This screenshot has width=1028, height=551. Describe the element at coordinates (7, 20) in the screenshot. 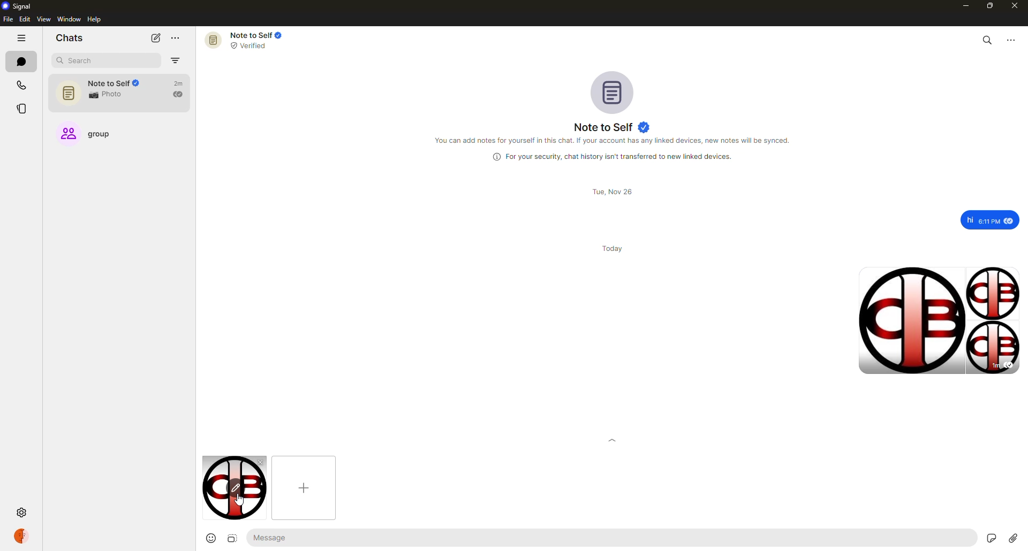

I see `file` at that location.